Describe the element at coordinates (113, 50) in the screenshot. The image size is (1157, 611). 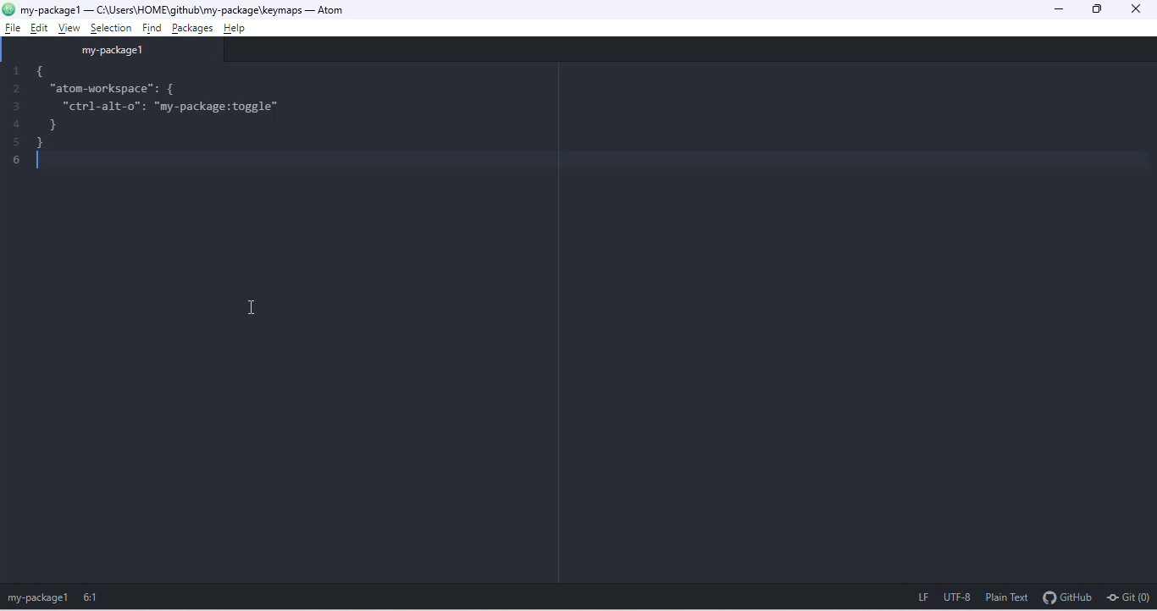
I see `my package 1 tab` at that location.